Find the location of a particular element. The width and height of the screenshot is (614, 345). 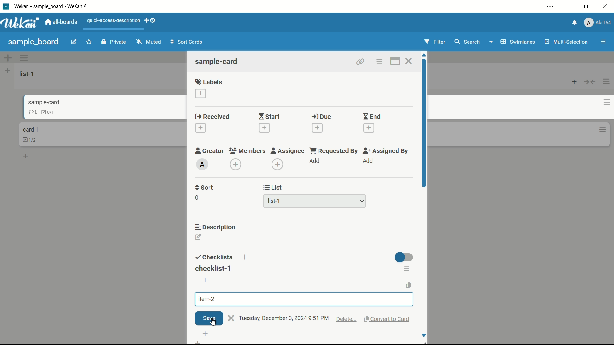

sort cards is located at coordinates (187, 42).